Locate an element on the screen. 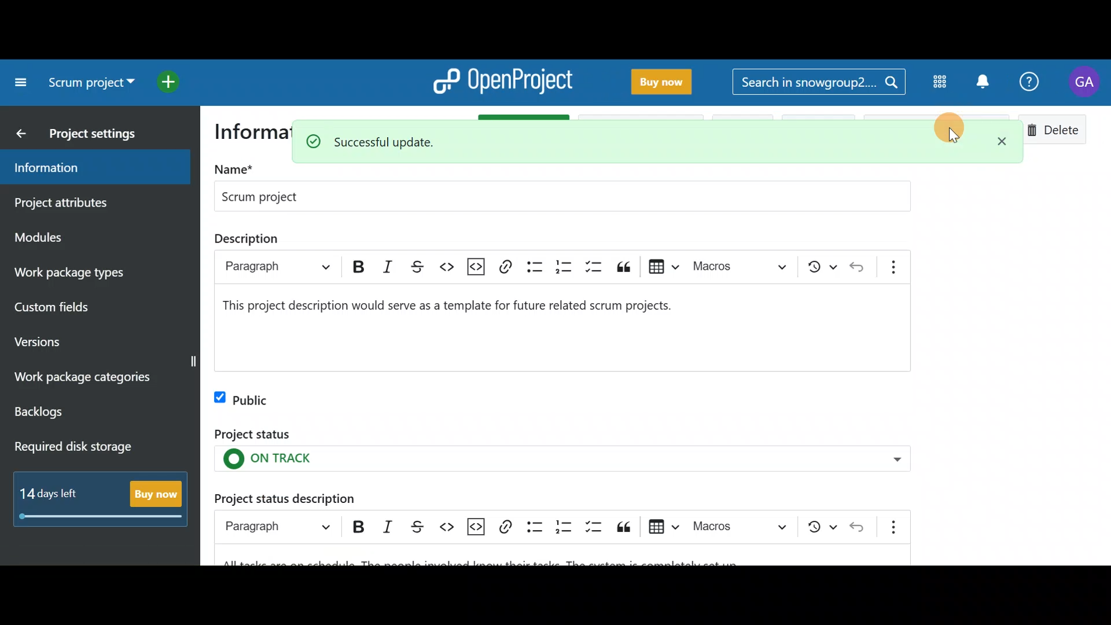 The height and width of the screenshot is (625, 1111). Code is located at coordinates (448, 526).